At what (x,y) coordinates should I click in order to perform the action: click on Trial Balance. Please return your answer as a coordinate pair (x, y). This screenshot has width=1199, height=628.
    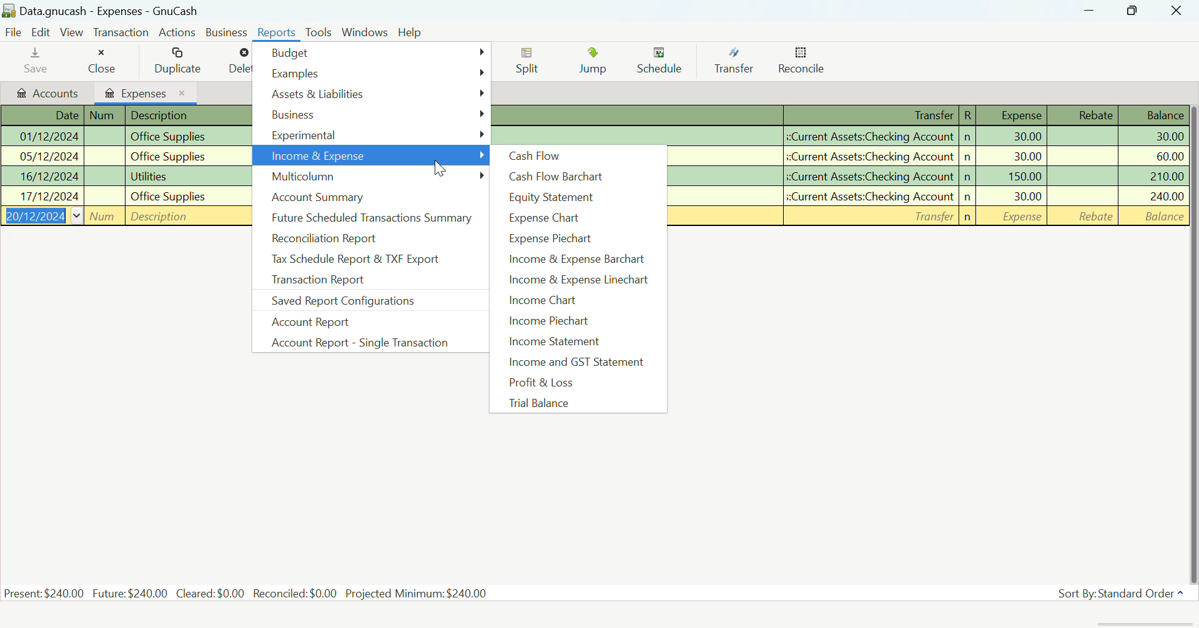
    Looking at the image, I should click on (576, 403).